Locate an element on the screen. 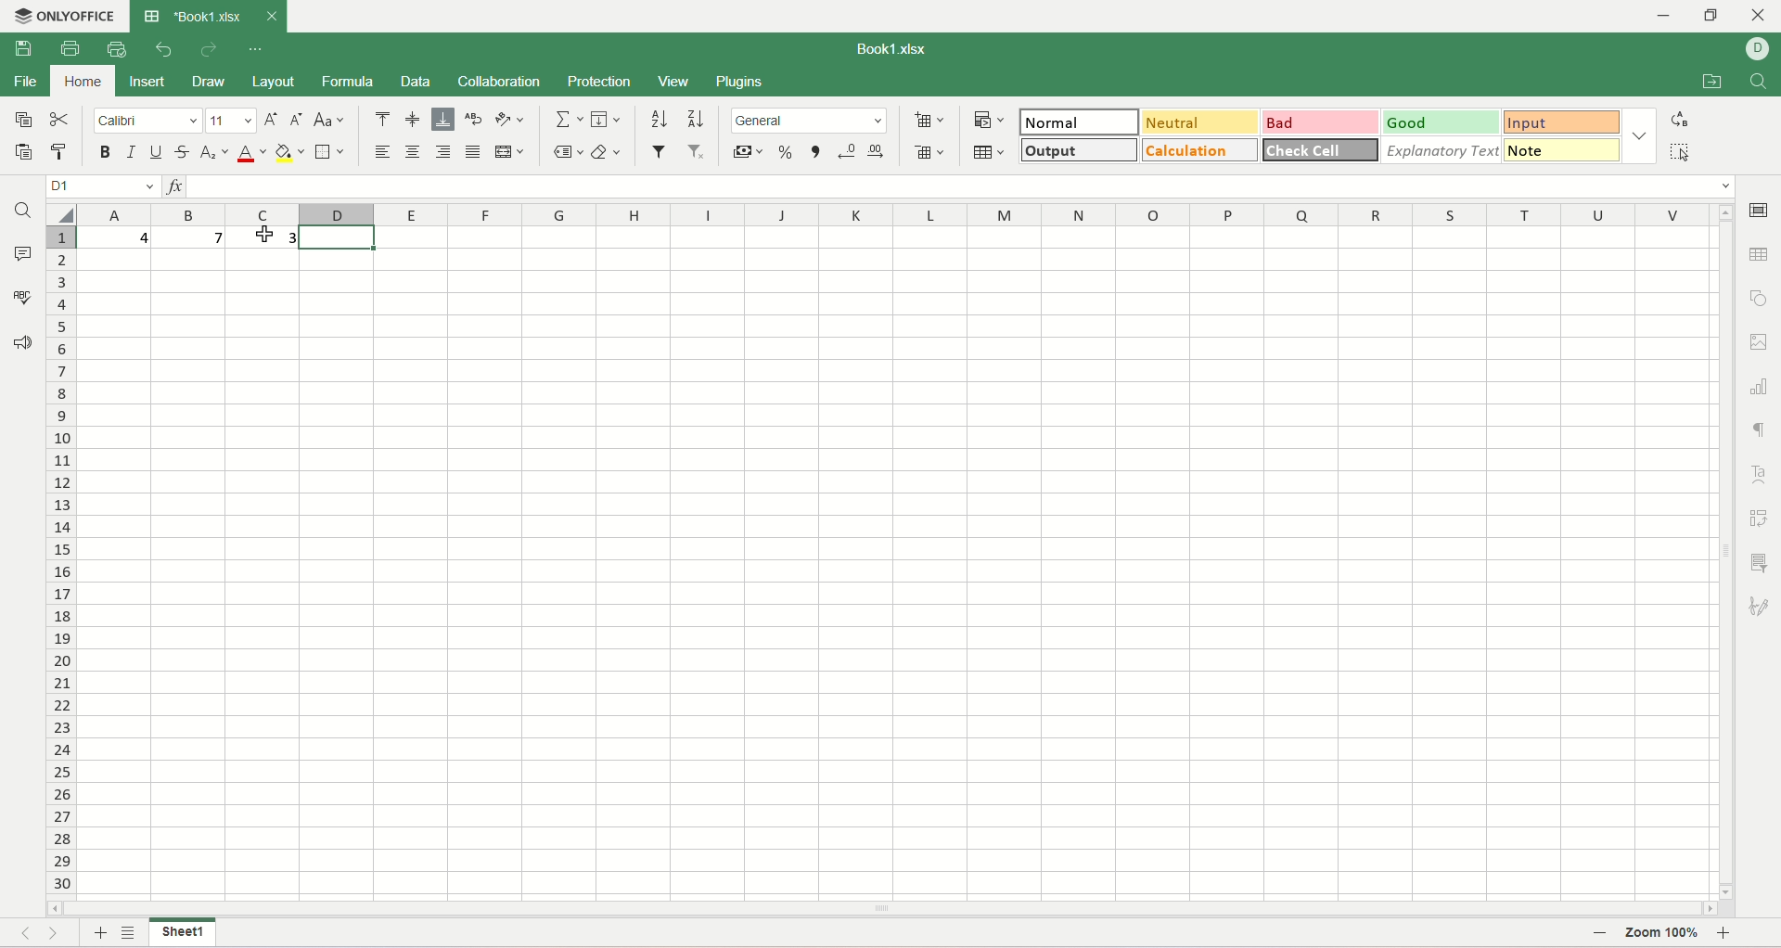 The height and width of the screenshot is (948, 1781). subscript is located at coordinates (215, 152).